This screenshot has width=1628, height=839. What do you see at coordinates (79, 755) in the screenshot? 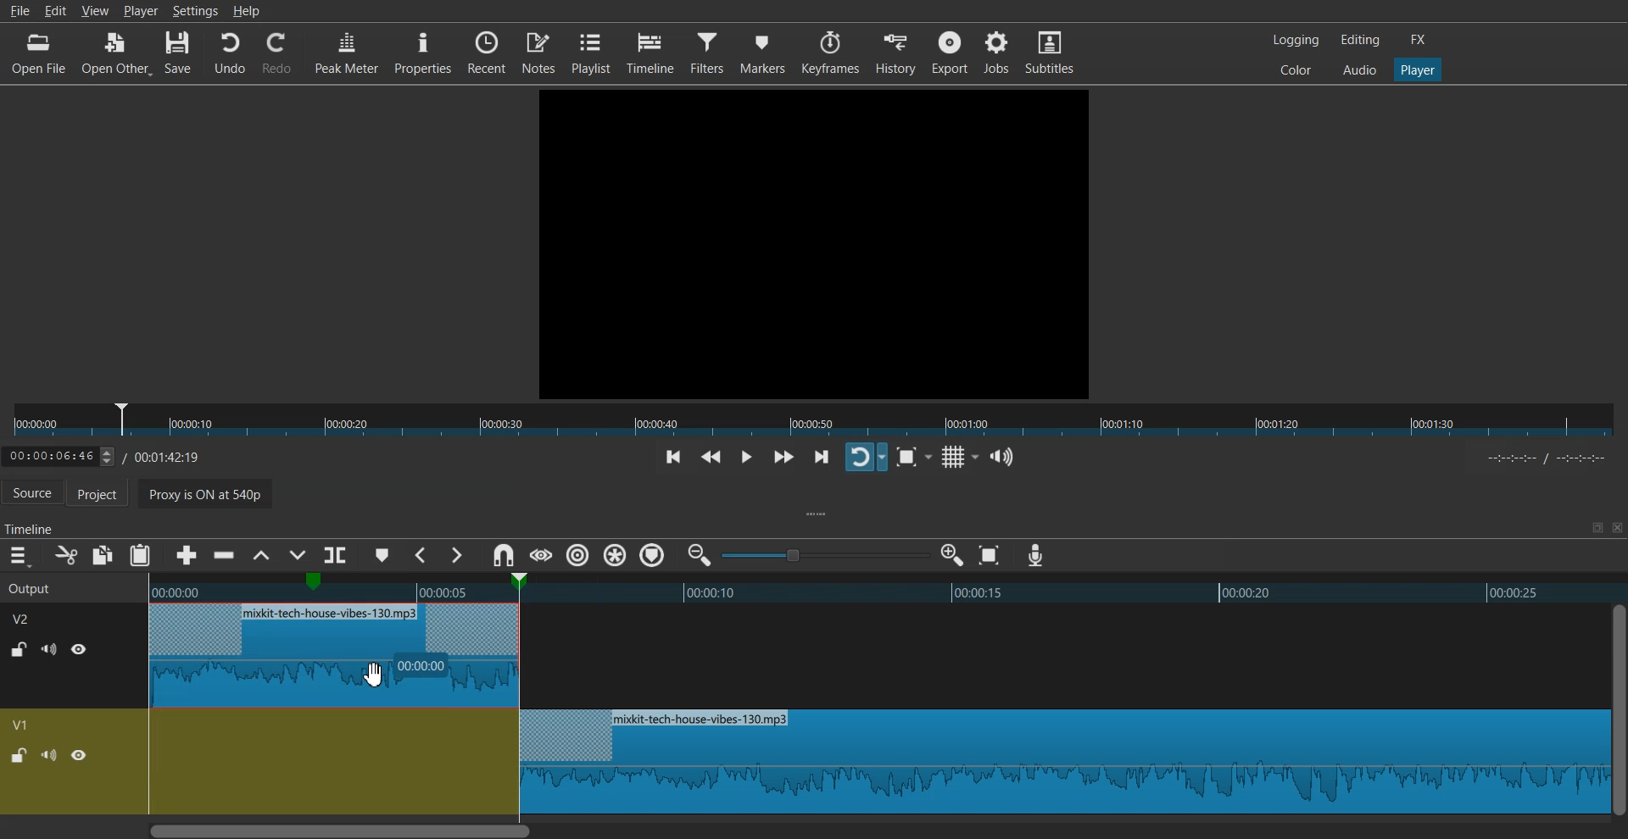
I see `Hide` at bounding box center [79, 755].